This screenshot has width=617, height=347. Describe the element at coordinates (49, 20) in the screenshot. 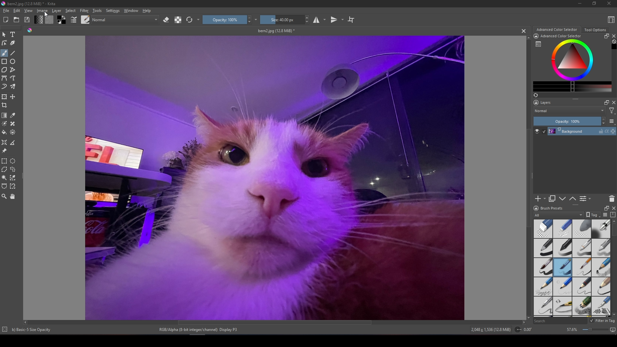

I see `Fill patterns` at that location.